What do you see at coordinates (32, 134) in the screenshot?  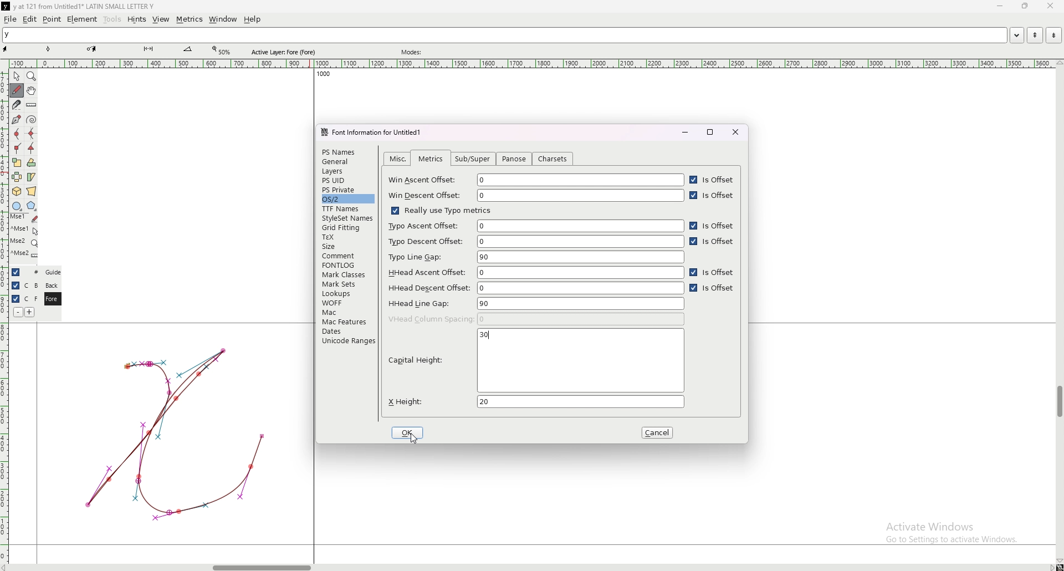 I see `add a horizontal or vertical curve point` at bounding box center [32, 134].